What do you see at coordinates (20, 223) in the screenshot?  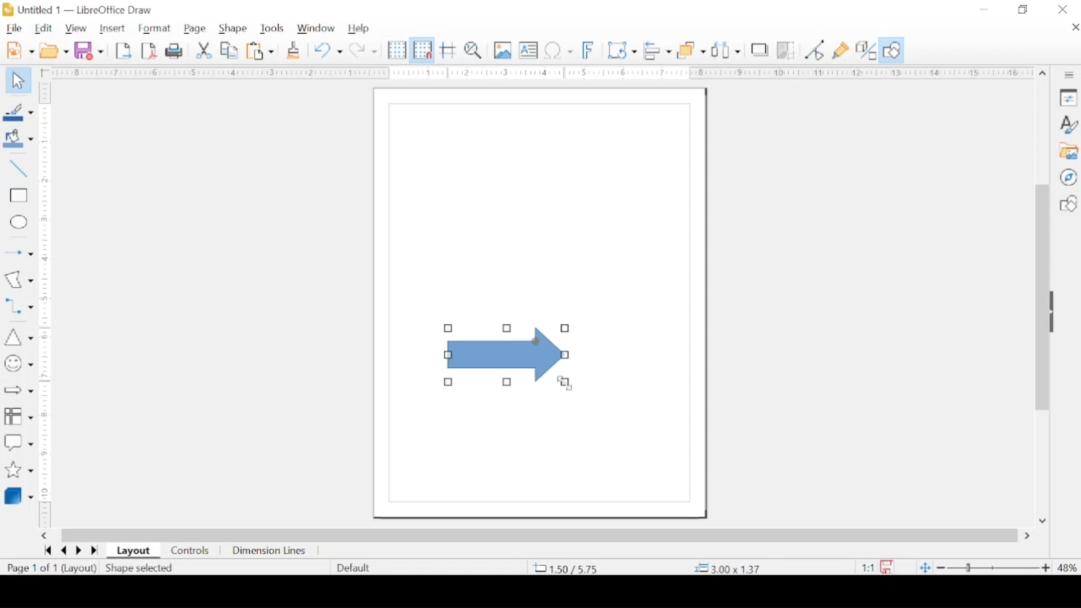 I see `ellipse` at bounding box center [20, 223].